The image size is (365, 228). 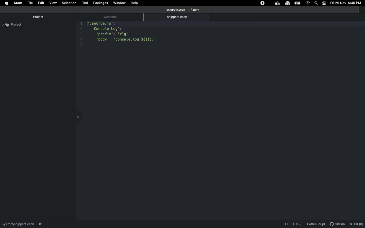 What do you see at coordinates (357, 224) in the screenshot?
I see `Git` at bounding box center [357, 224].